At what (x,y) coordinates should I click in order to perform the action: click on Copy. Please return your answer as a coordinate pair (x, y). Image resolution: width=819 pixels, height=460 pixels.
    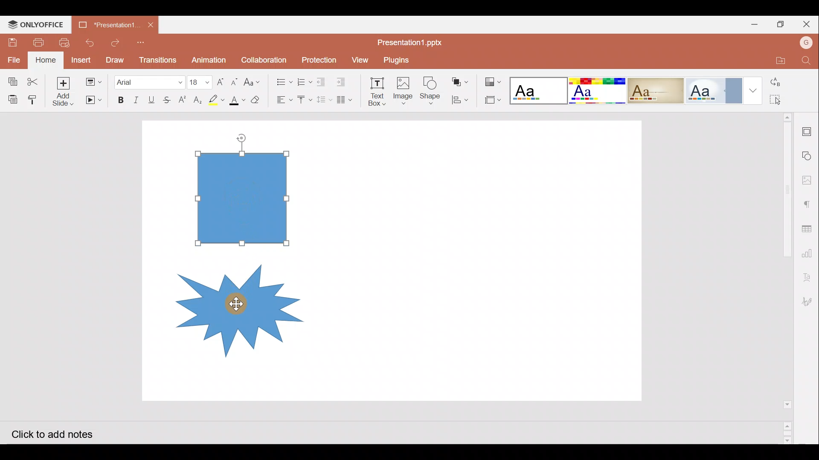
    Looking at the image, I should click on (10, 78).